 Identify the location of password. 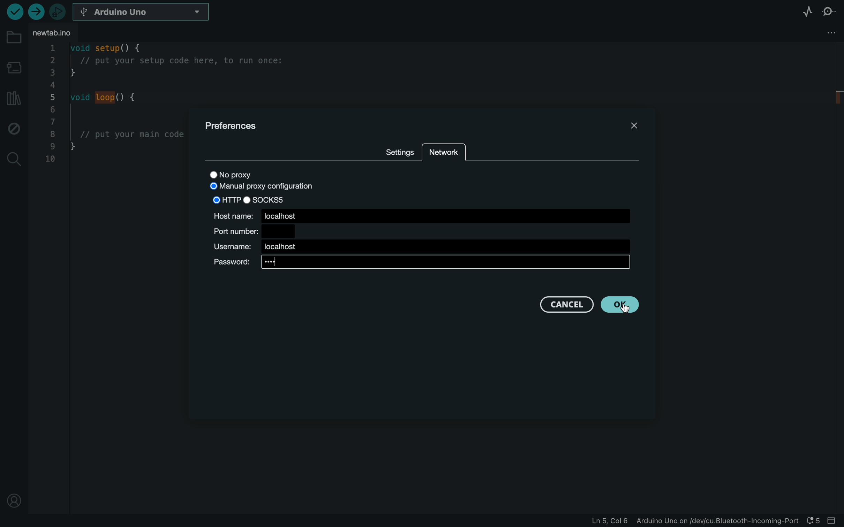
(420, 264).